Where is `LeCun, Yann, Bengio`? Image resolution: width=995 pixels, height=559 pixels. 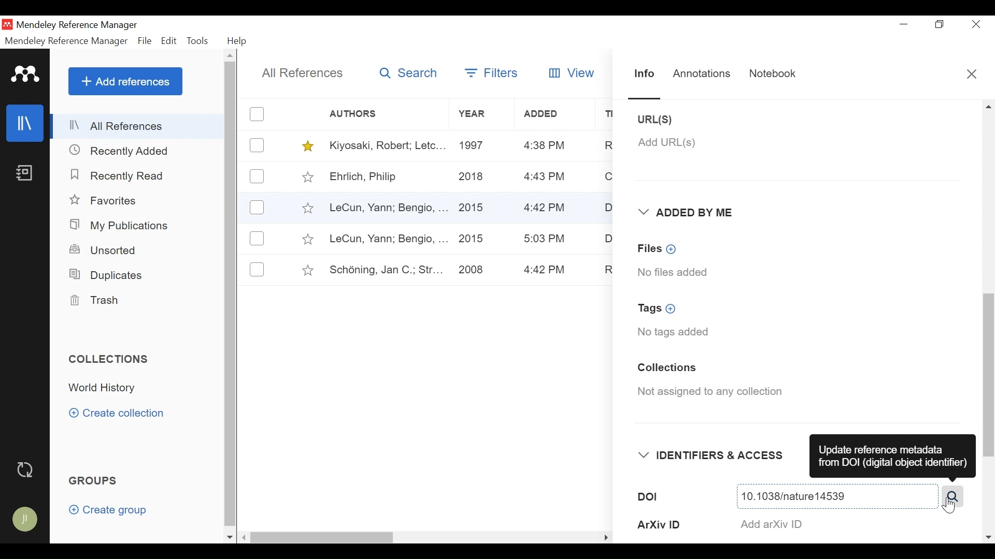 LeCun, Yann, Bengio is located at coordinates (387, 209).